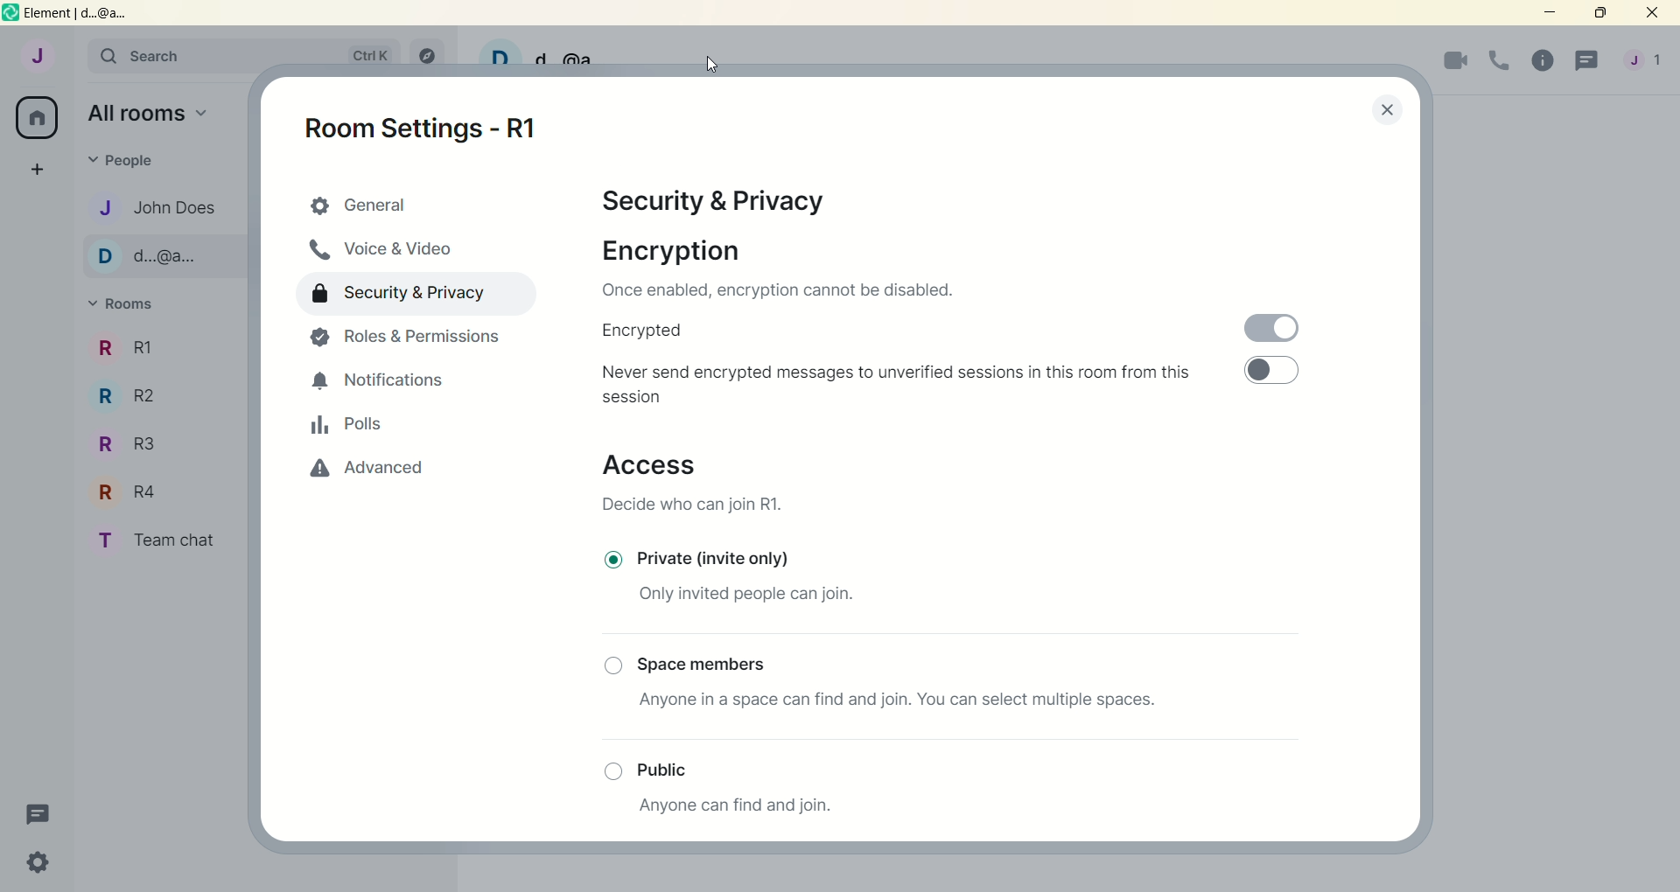 Image resolution: width=1680 pixels, height=892 pixels. Describe the element at coordinates (777, 290) in the screenshot. I see `Once enabled, encryption cannot be disabled.` at that location.